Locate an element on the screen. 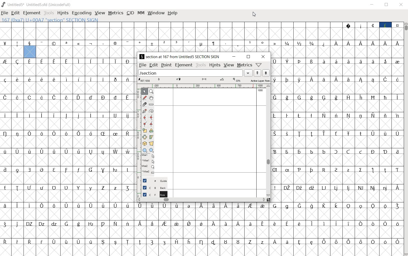 This screenshot has height=256, width=408. special letters is located at coordinates (337, 151).